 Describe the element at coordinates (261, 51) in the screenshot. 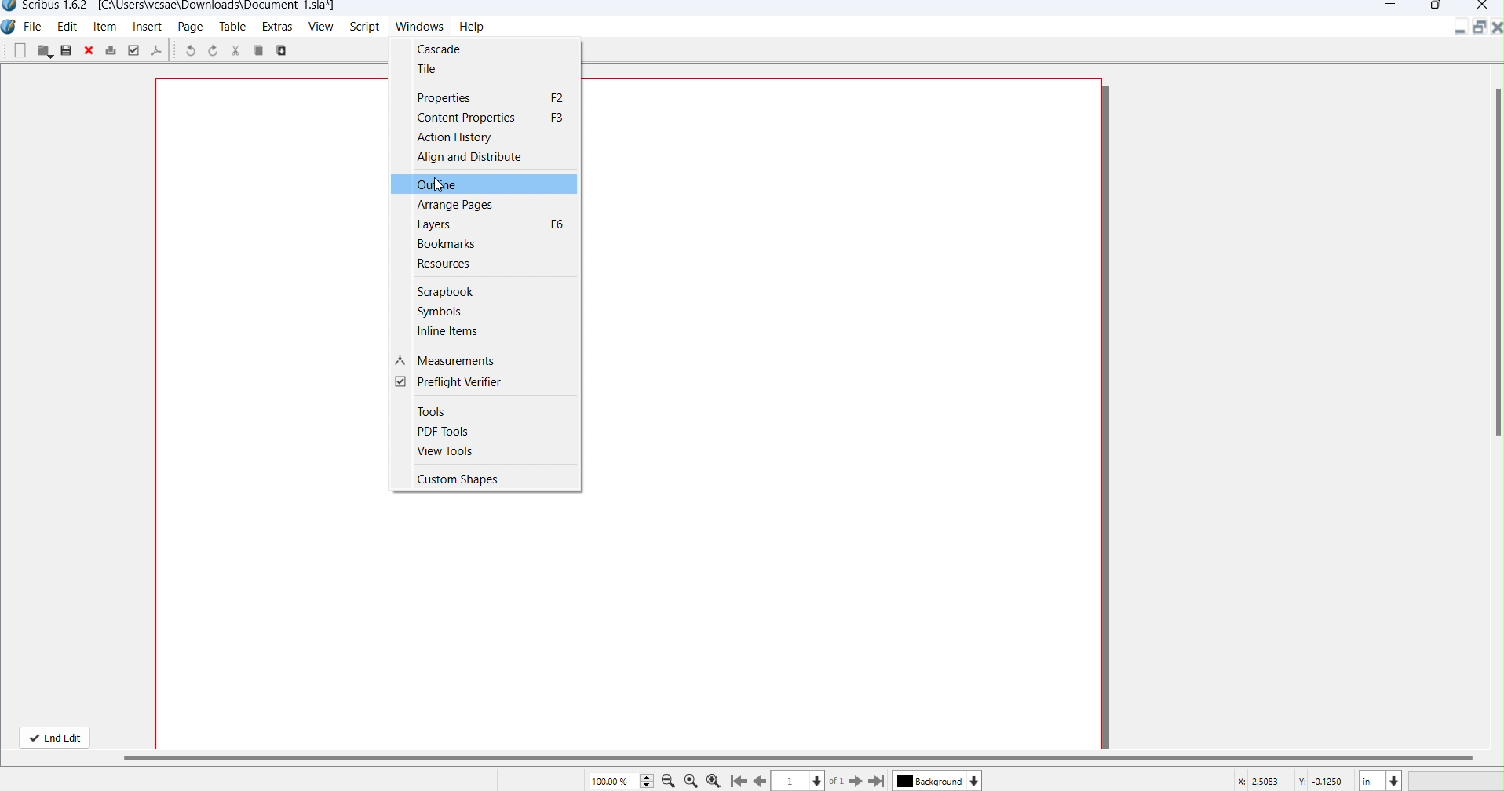

I see `` at that location.